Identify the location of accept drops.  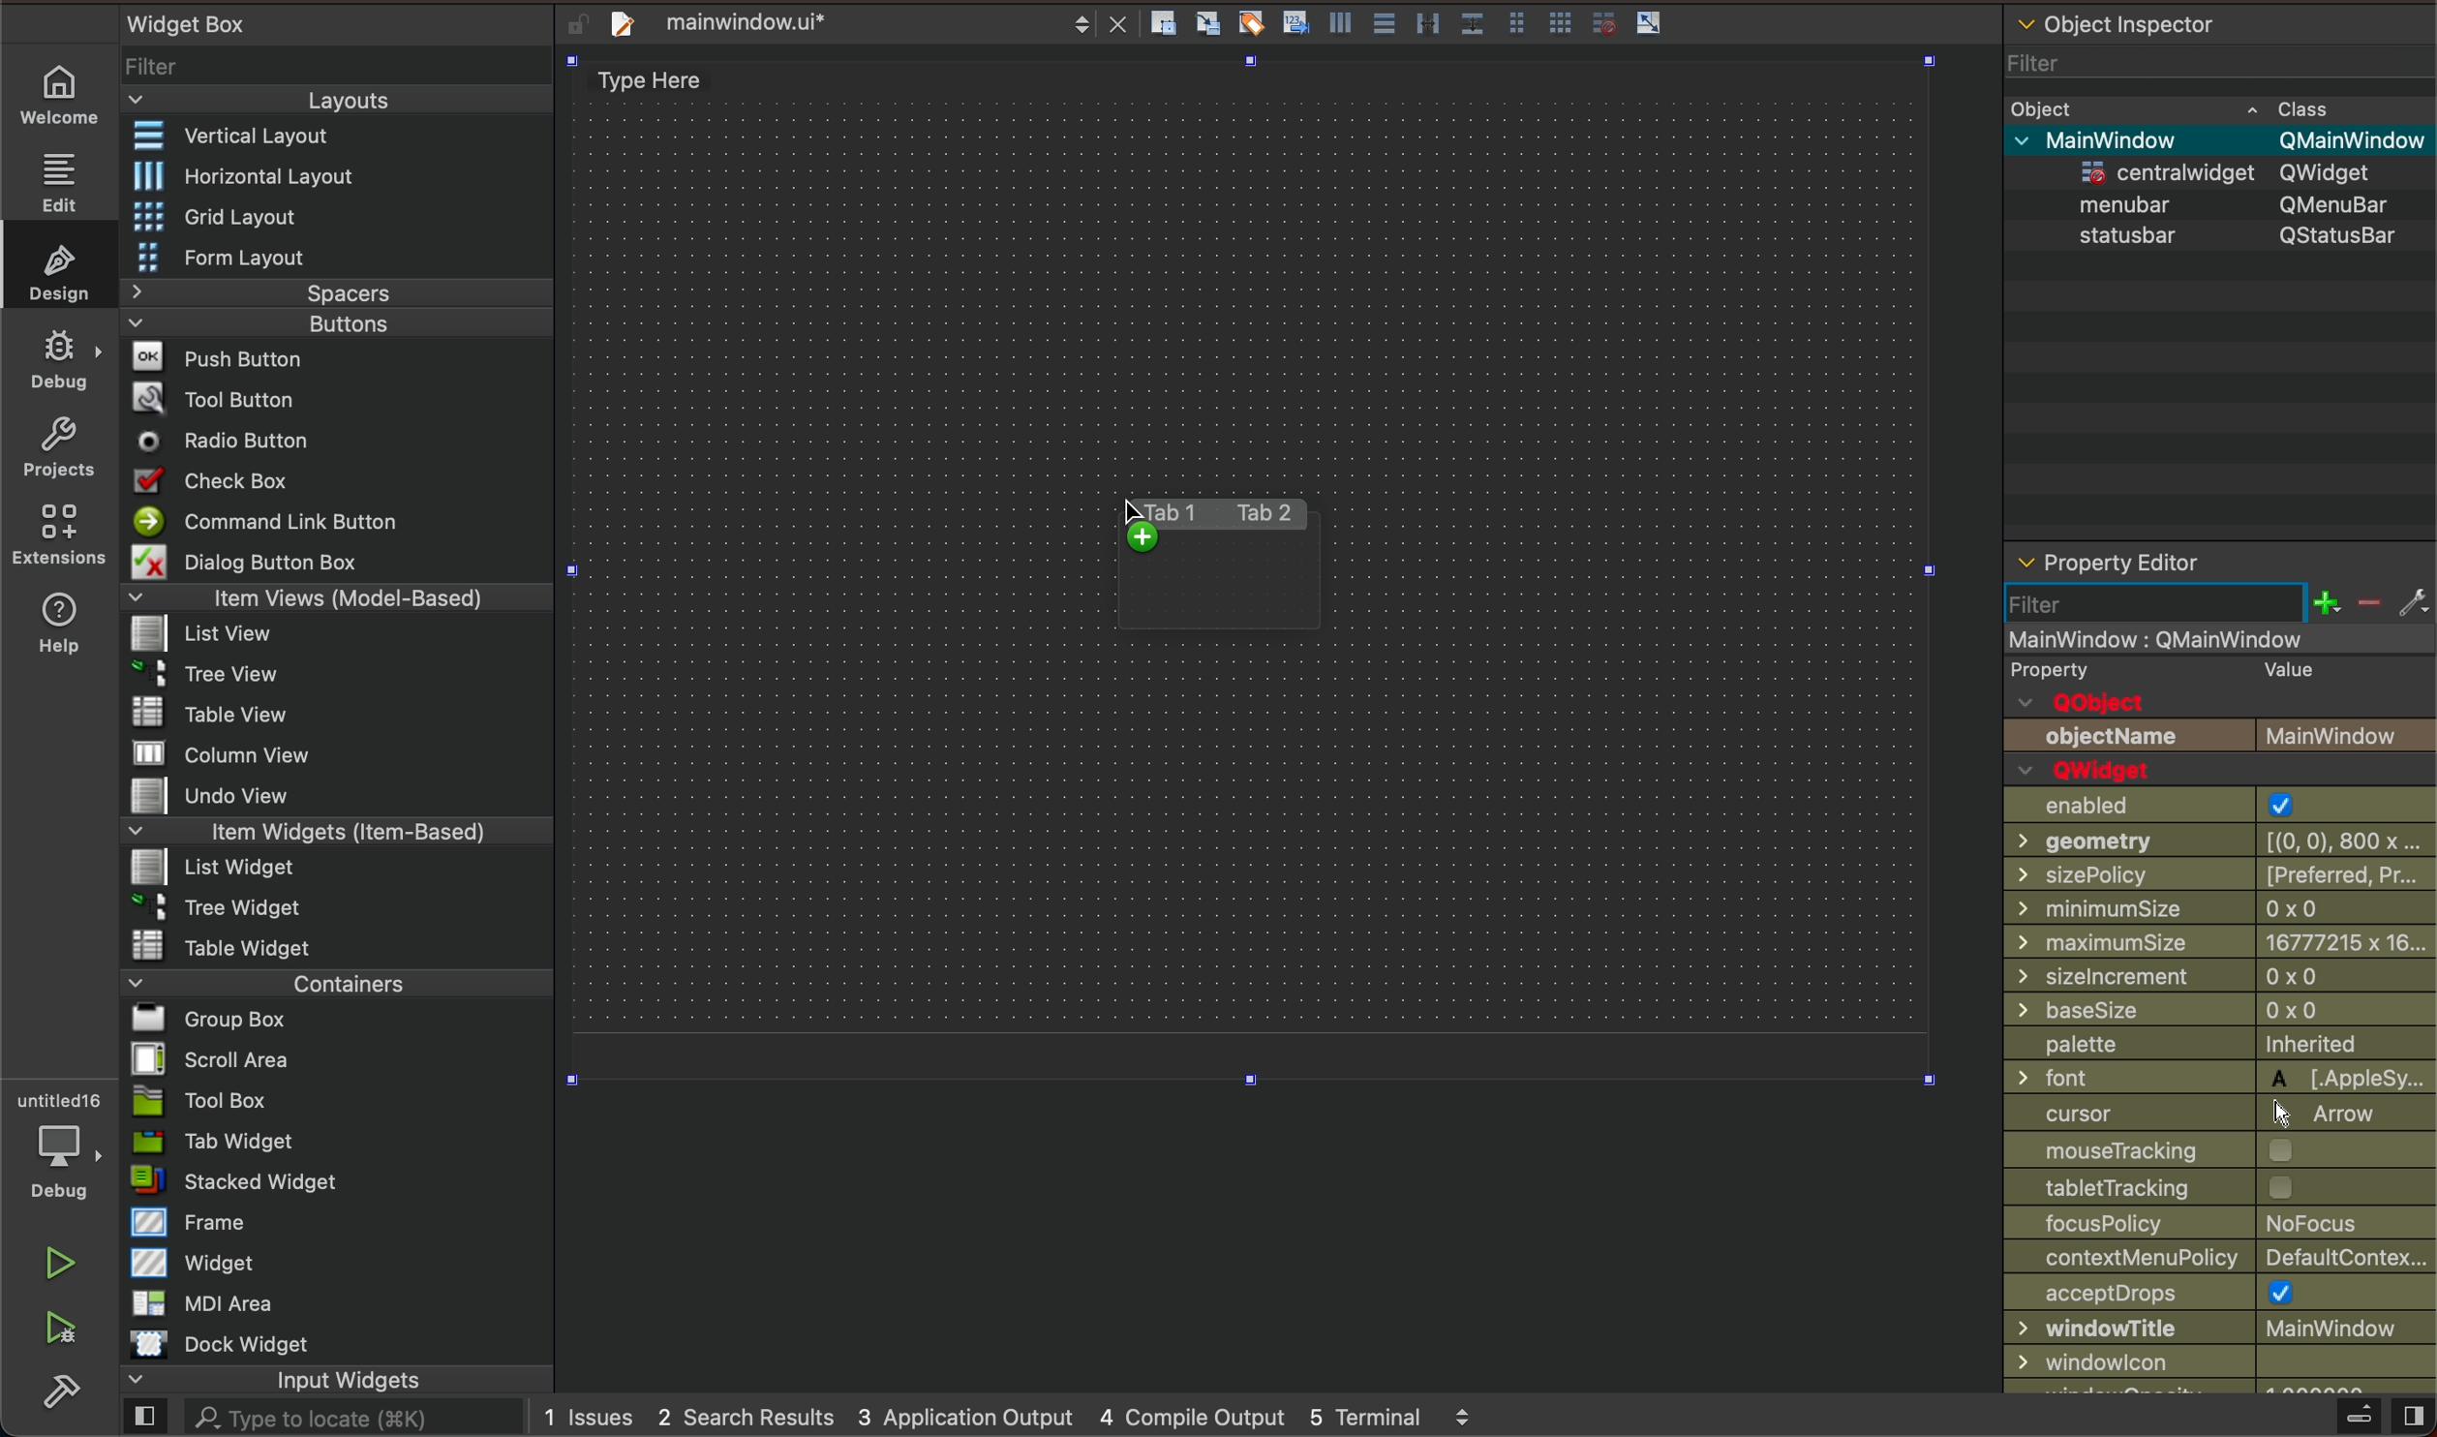
(2221, 1294).